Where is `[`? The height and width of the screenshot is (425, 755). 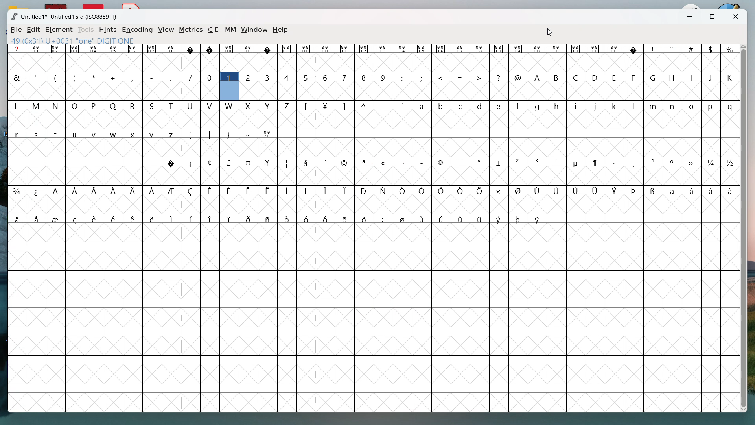 [ is located at coordinates (308, 106).